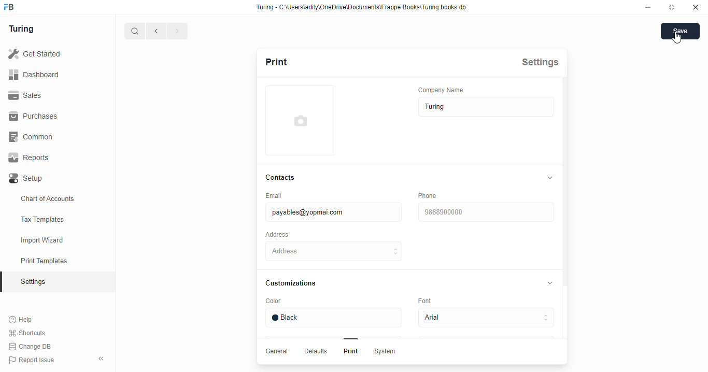 The image size is (708, 372). I want to click on minimise, so click(649, 7).